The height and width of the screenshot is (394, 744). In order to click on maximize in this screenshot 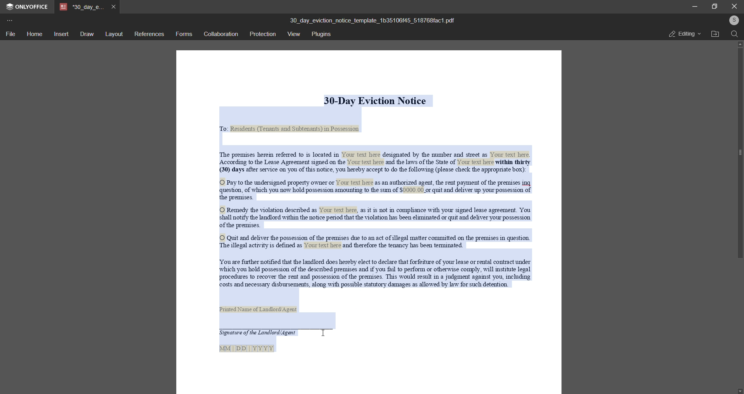, I will do `click(715, 6)`.